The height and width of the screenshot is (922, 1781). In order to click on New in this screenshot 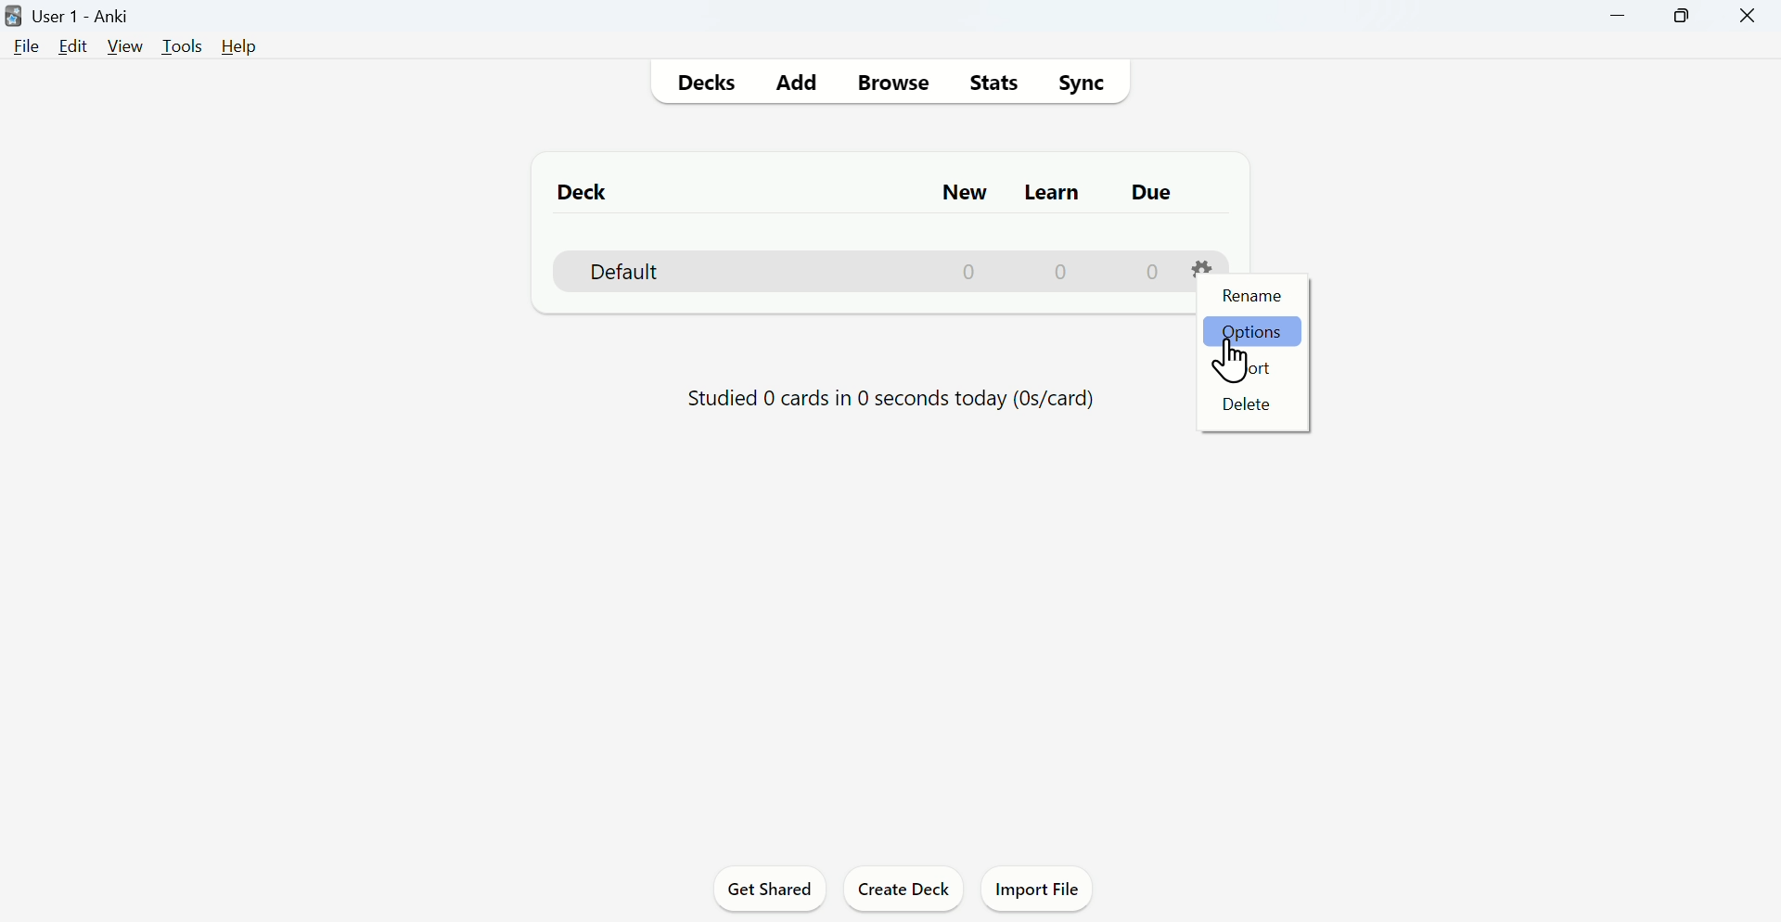, I will do `click(962, 193)`.